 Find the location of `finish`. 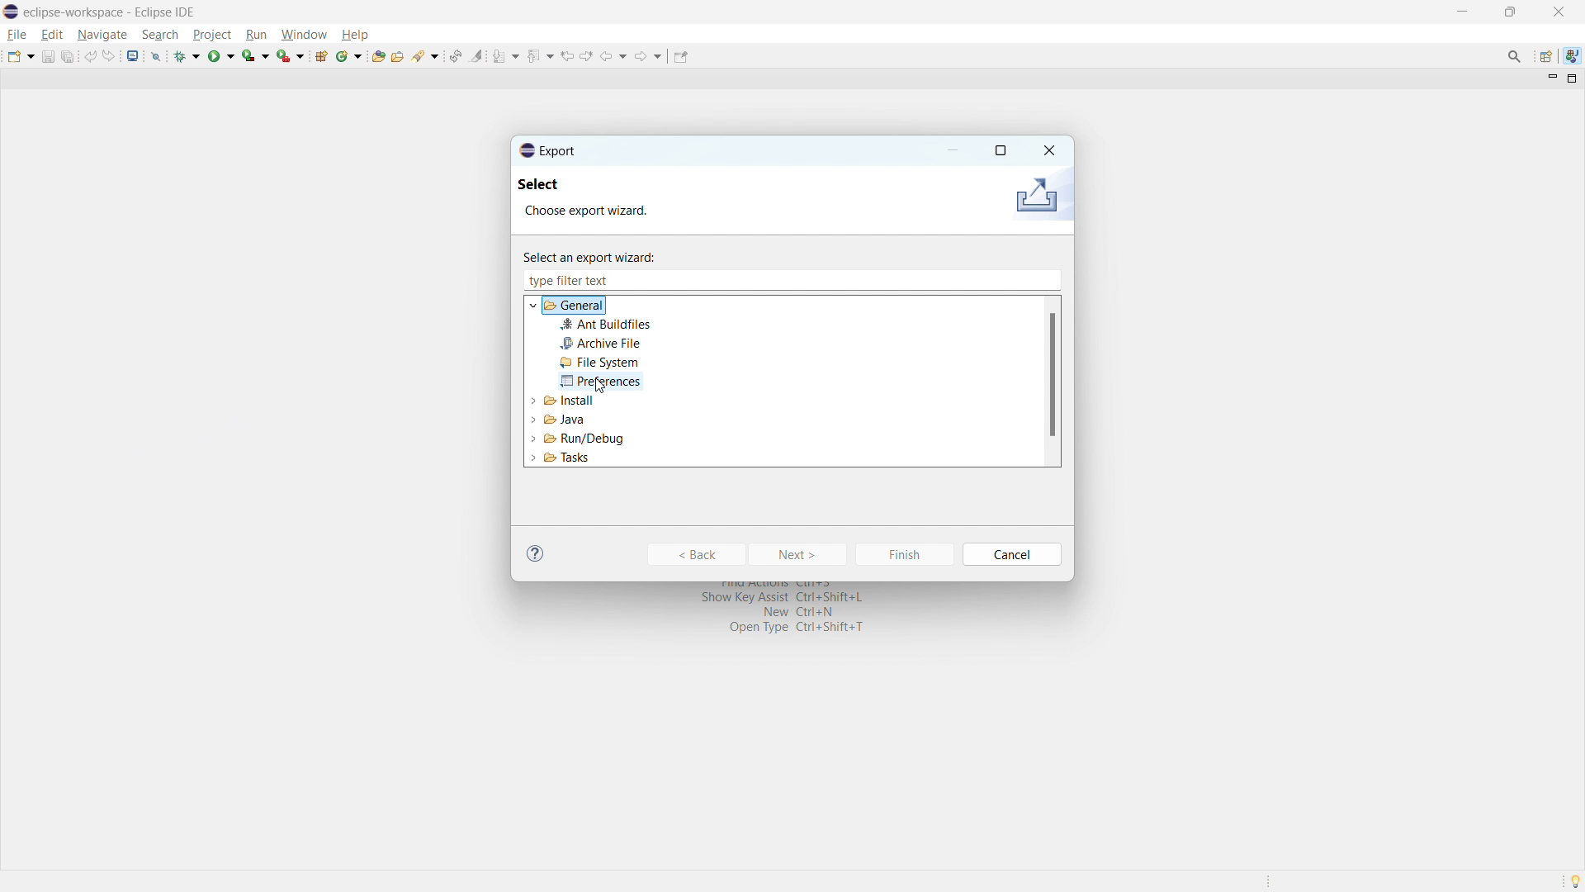

finish is located at coordinates (904, 554).